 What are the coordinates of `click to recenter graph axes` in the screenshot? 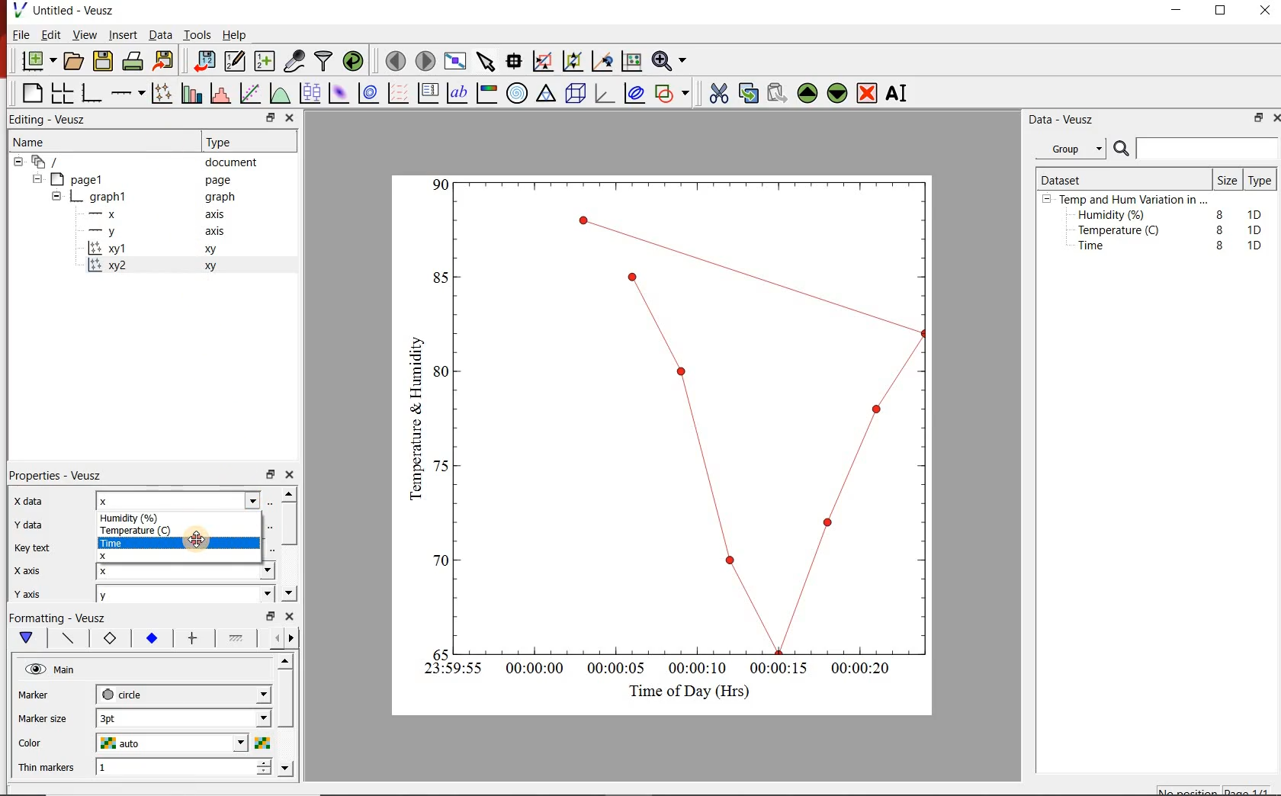 It's located at (602, 61).